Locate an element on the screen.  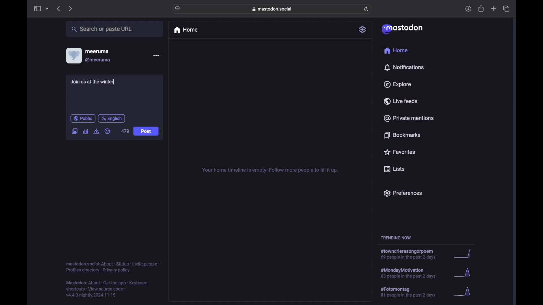
footnote is located at coordinates (108, 289).